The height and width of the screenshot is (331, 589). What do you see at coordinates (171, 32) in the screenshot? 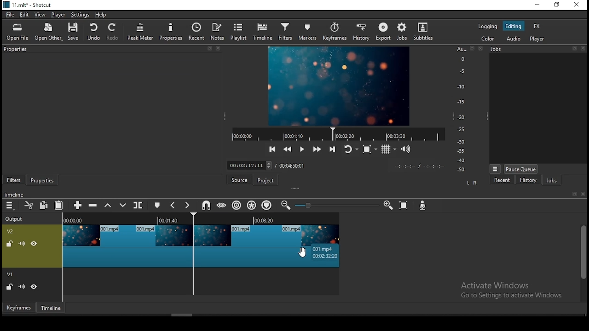
I see `properties` at bounding box center [171, 32].